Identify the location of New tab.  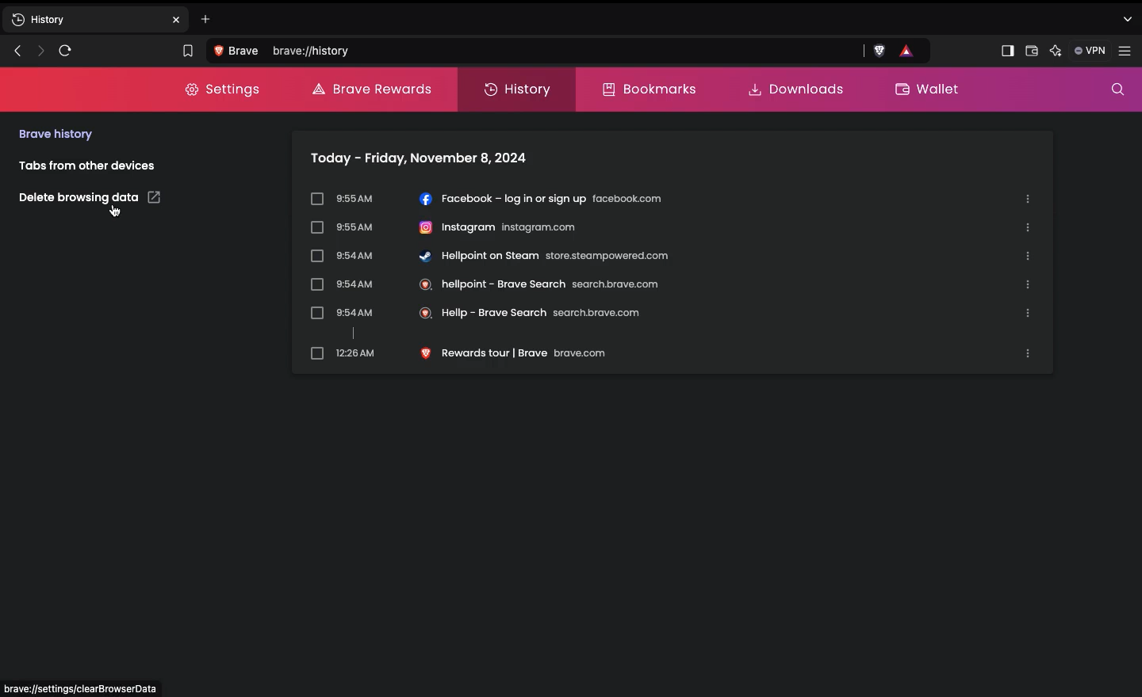
(94, 21).